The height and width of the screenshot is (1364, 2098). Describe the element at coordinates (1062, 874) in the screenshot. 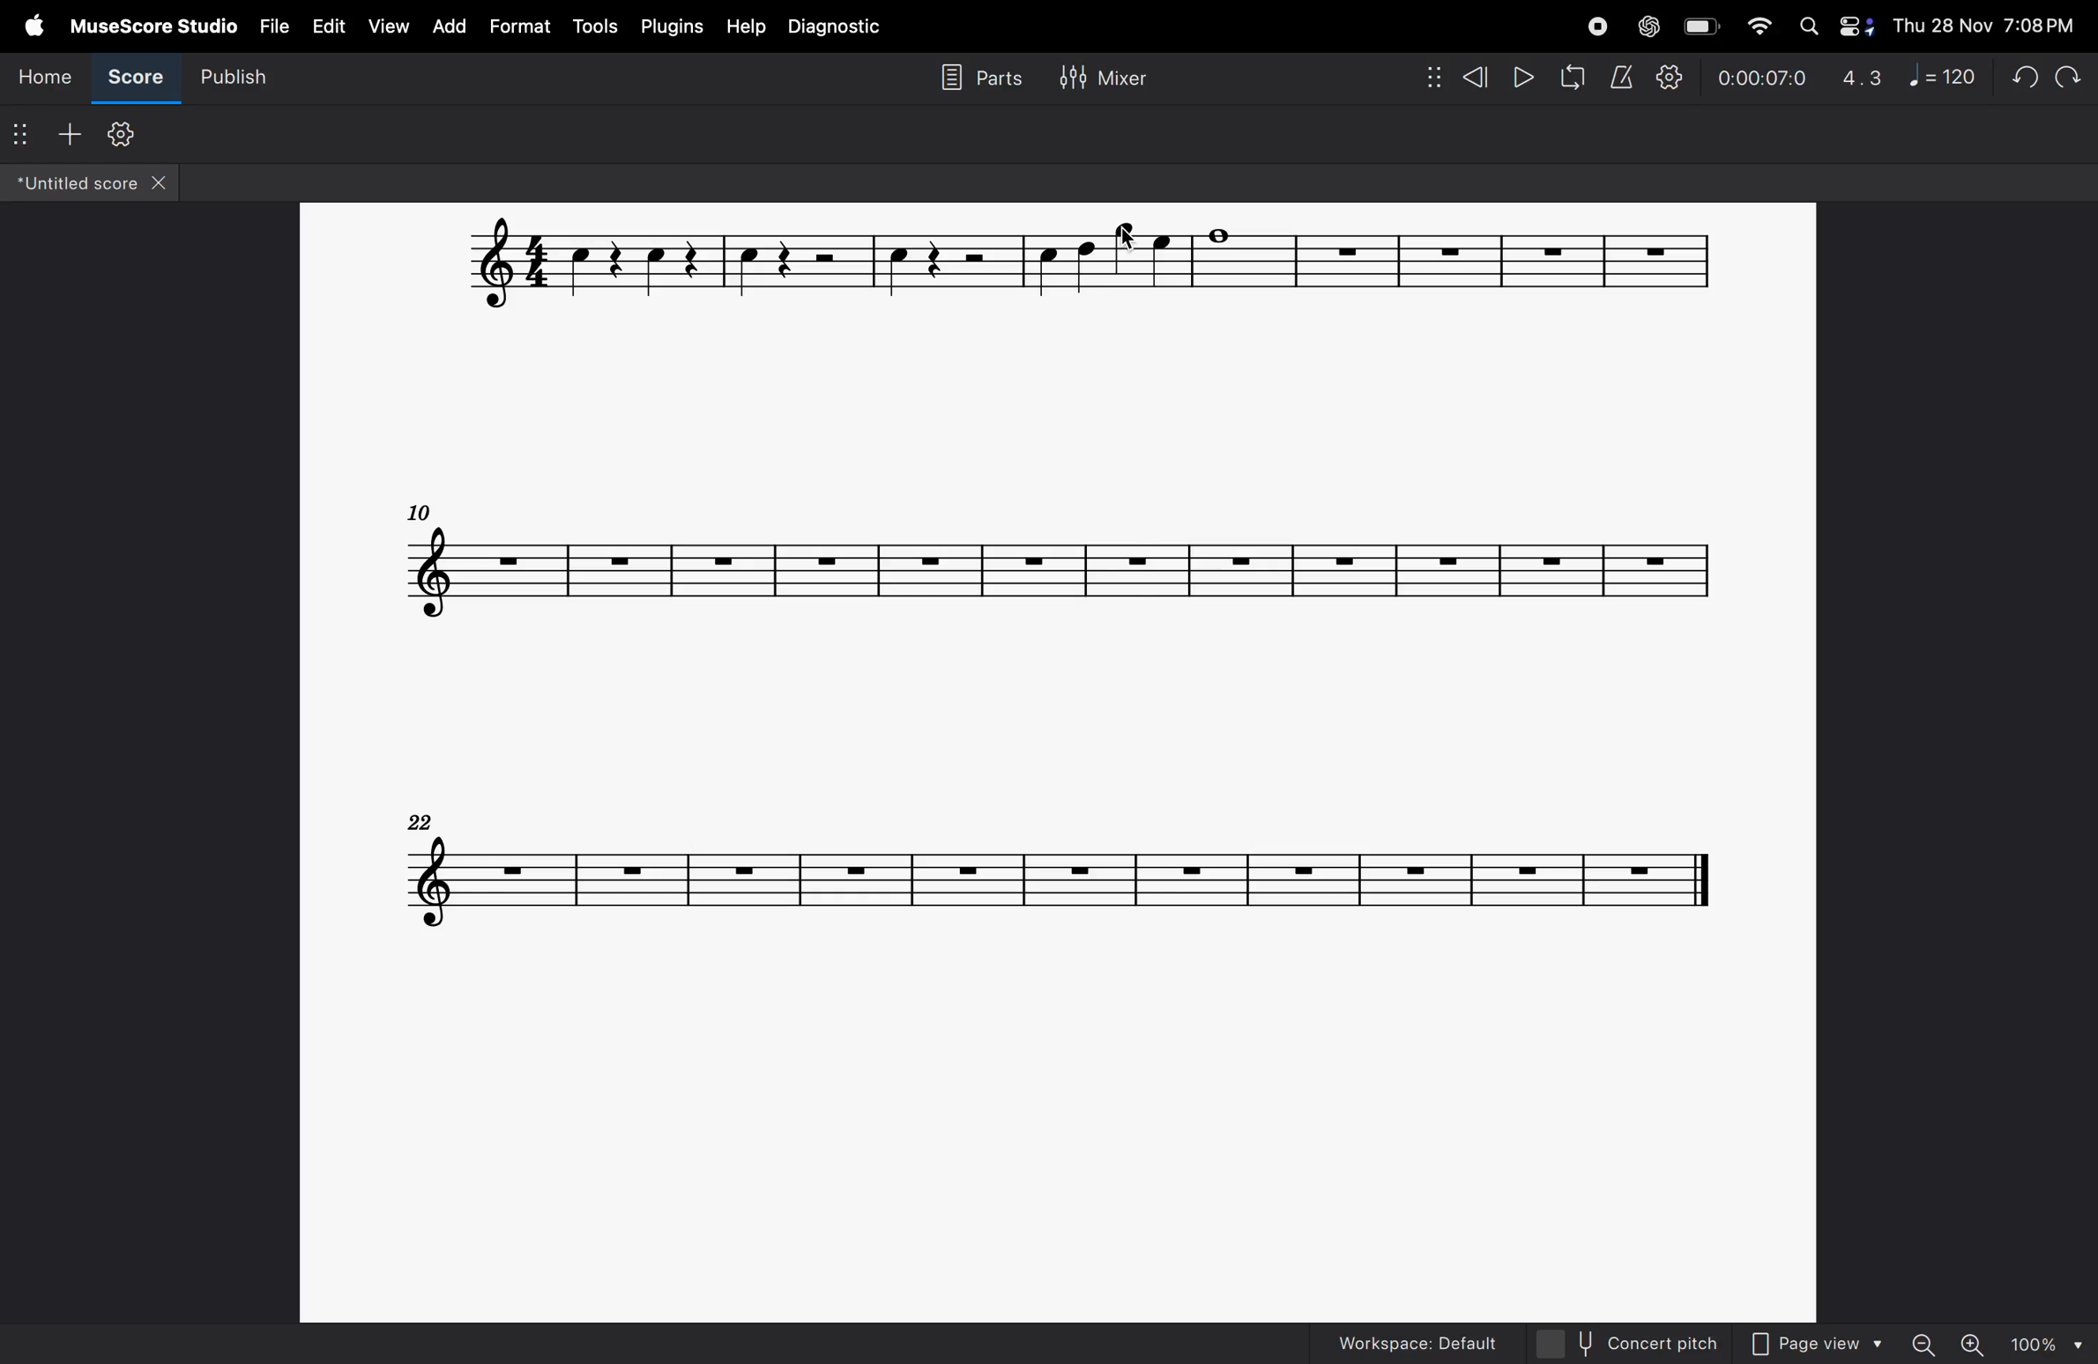

I see `notes` at that location.